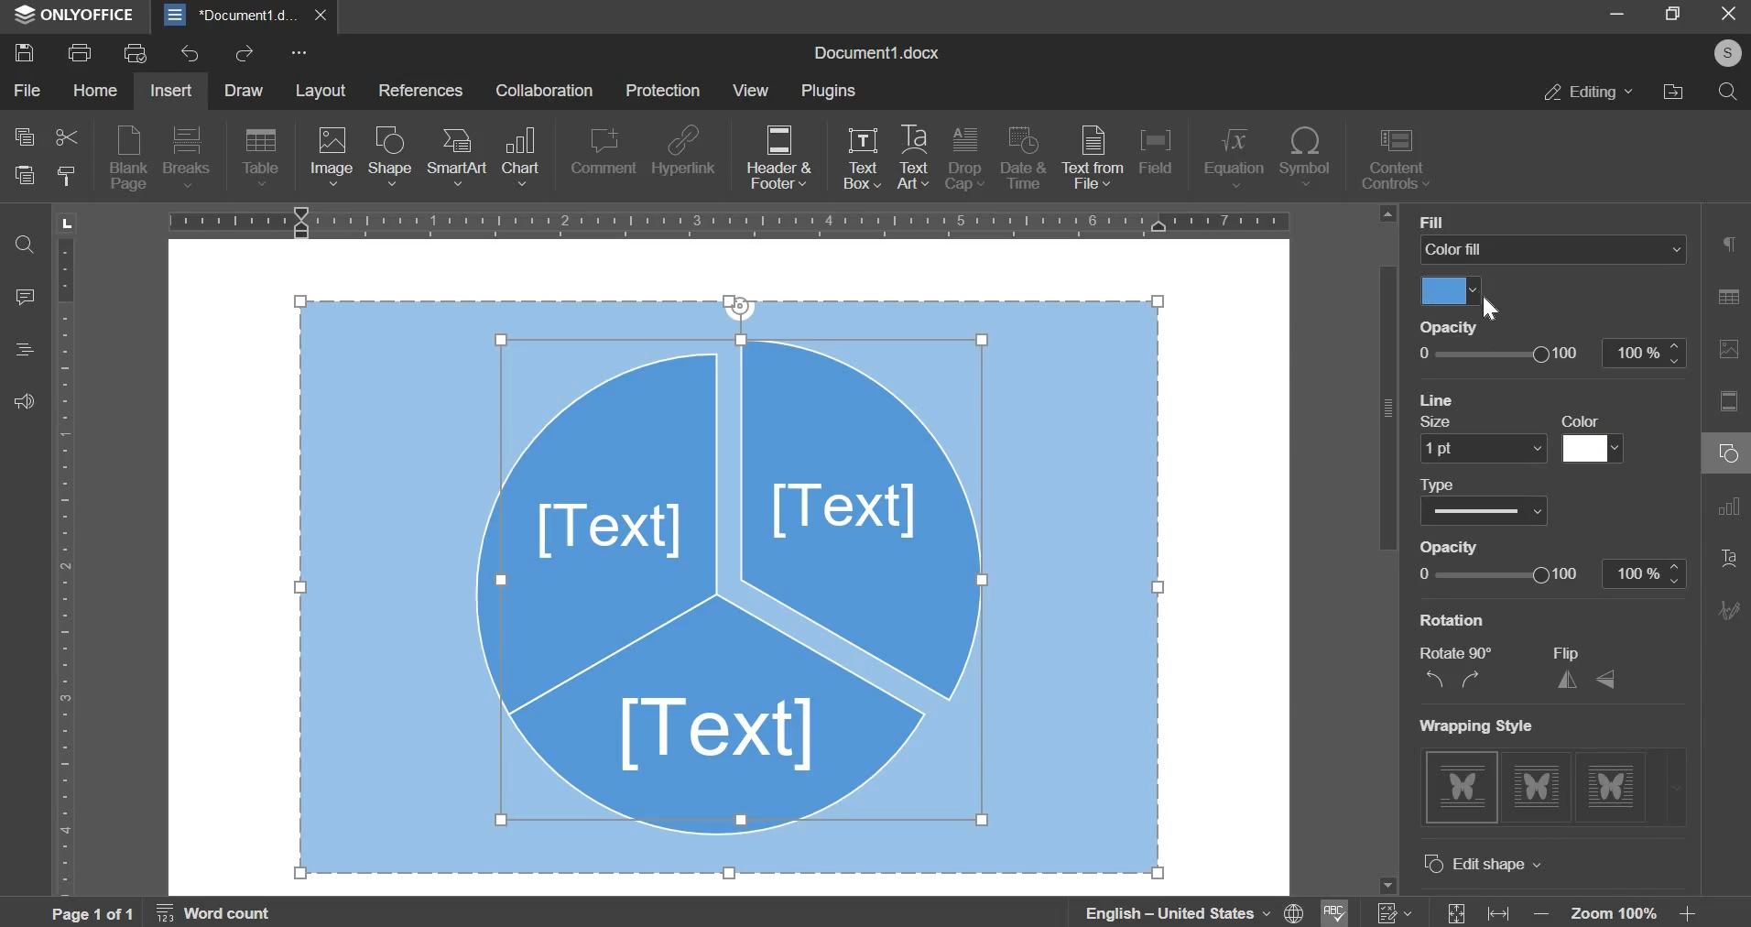 This screenshot has height=927, width=1751. Describe the element at coordinates (1480, 620) in the screenshot. I see `` at that location.